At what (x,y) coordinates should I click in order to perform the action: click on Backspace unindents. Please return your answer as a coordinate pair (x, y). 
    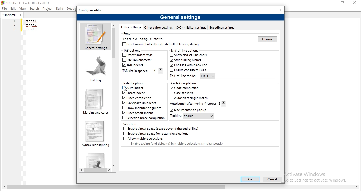
    Looking at the image, I should click on (139, 103).